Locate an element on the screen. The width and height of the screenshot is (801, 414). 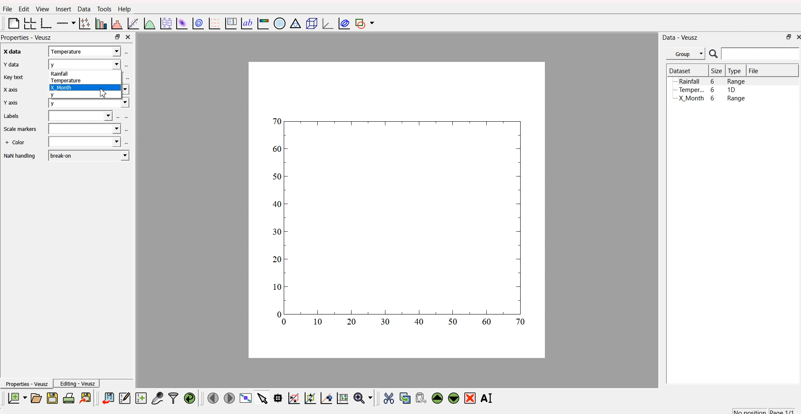
polar graph is located at coordinates (280, 22).